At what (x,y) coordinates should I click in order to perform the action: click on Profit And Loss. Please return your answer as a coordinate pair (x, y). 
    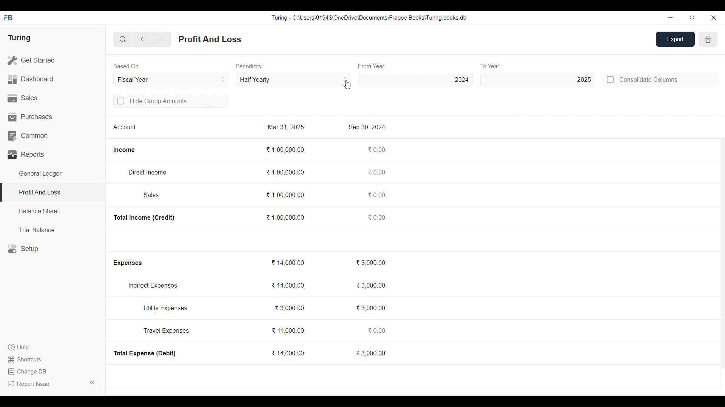
    Looking at the image, I should click on (52, 193).